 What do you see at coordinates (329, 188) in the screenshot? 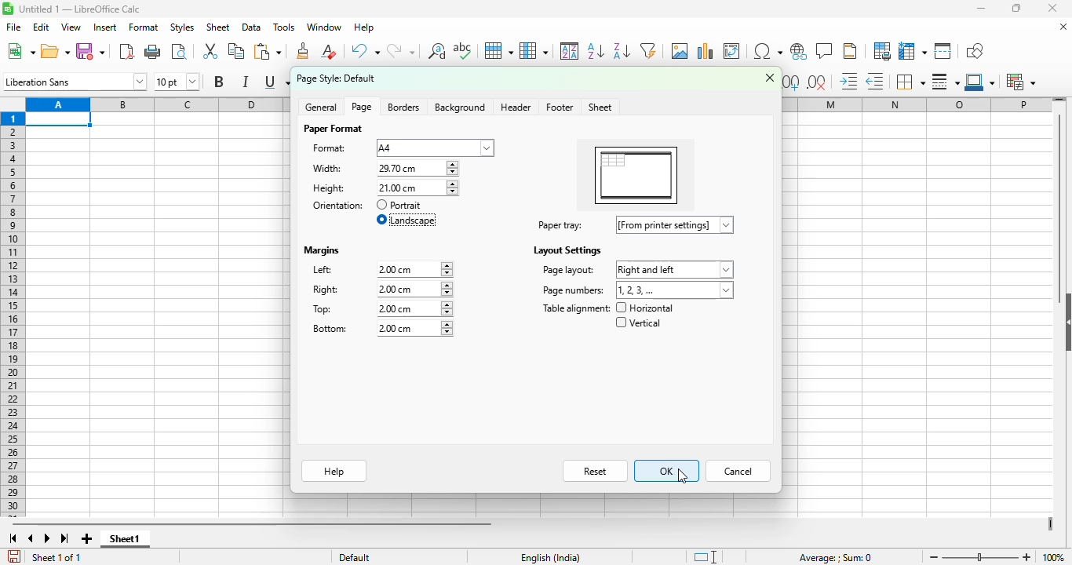
I see `height: ` at bounding box center [329, 188].